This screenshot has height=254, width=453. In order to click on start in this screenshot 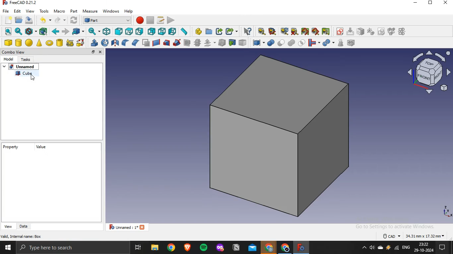, I will do `click(8, 248)`.